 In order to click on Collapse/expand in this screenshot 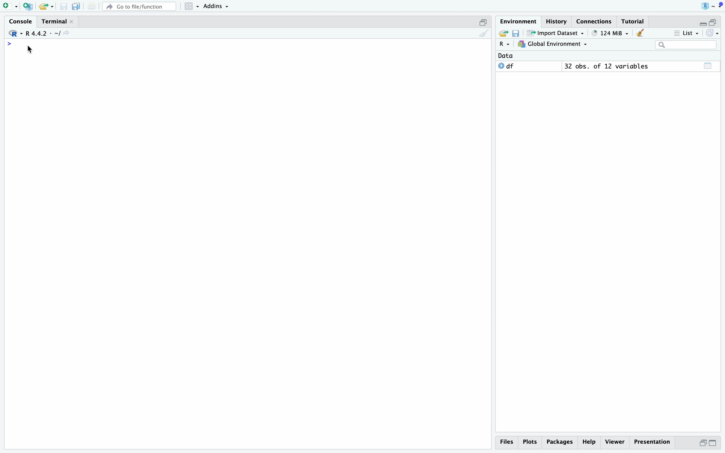, I will do `click(702, 24)`.